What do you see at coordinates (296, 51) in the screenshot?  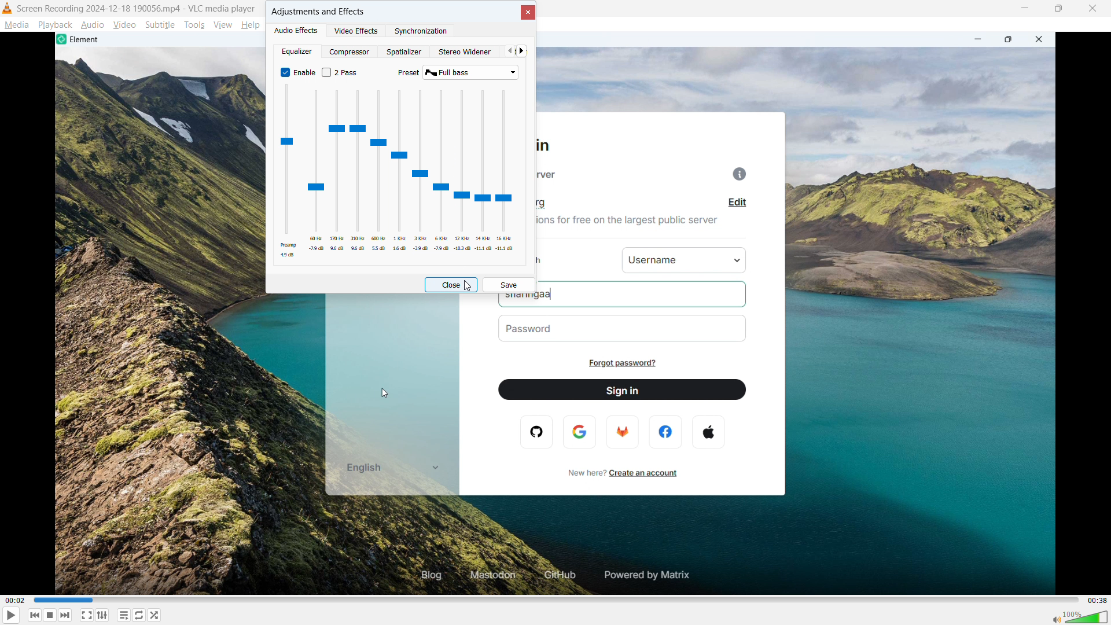 I see `equalizer ` at bounding box center [296, 51].